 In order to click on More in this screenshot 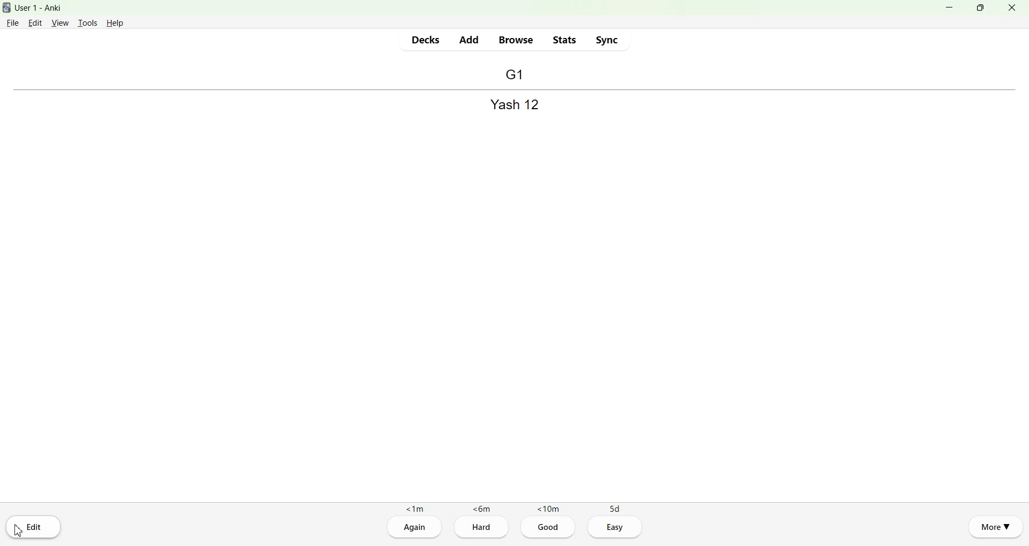, I will do `click(996, 526)`.